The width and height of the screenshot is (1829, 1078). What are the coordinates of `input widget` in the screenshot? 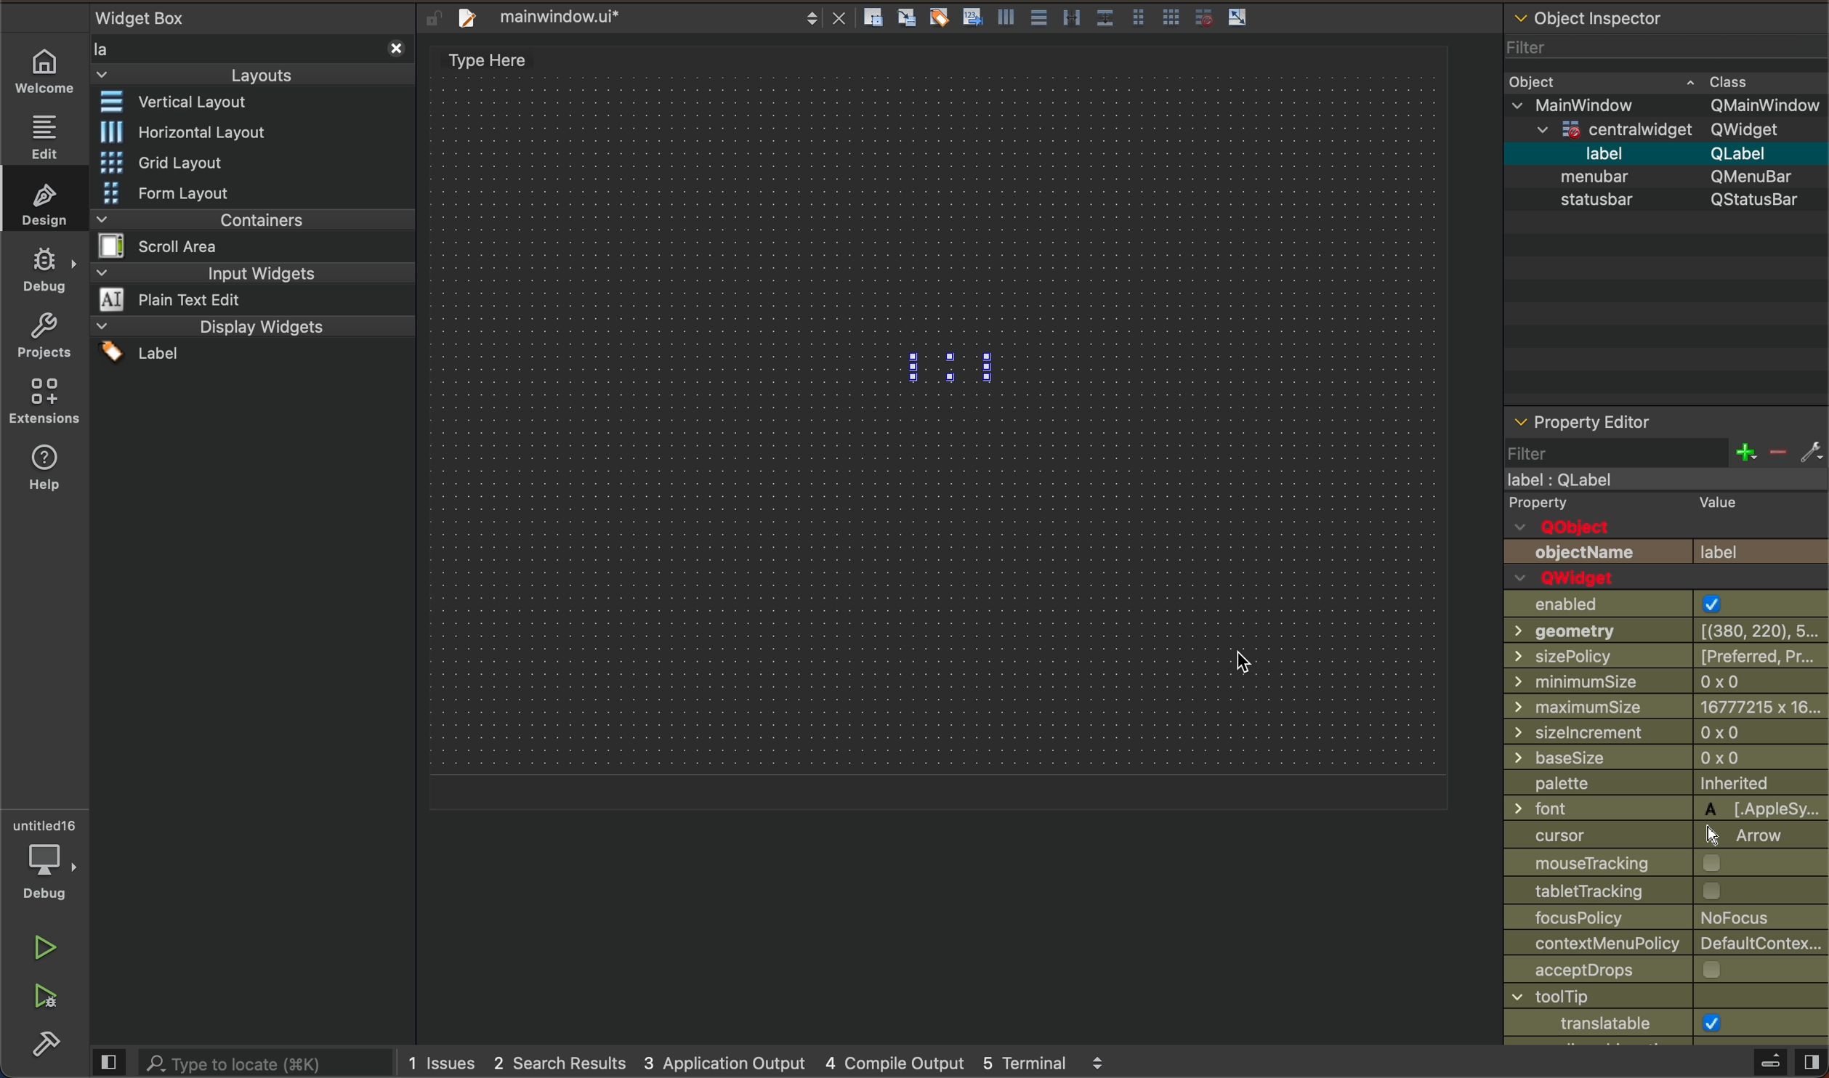 It's located at (251, 287).